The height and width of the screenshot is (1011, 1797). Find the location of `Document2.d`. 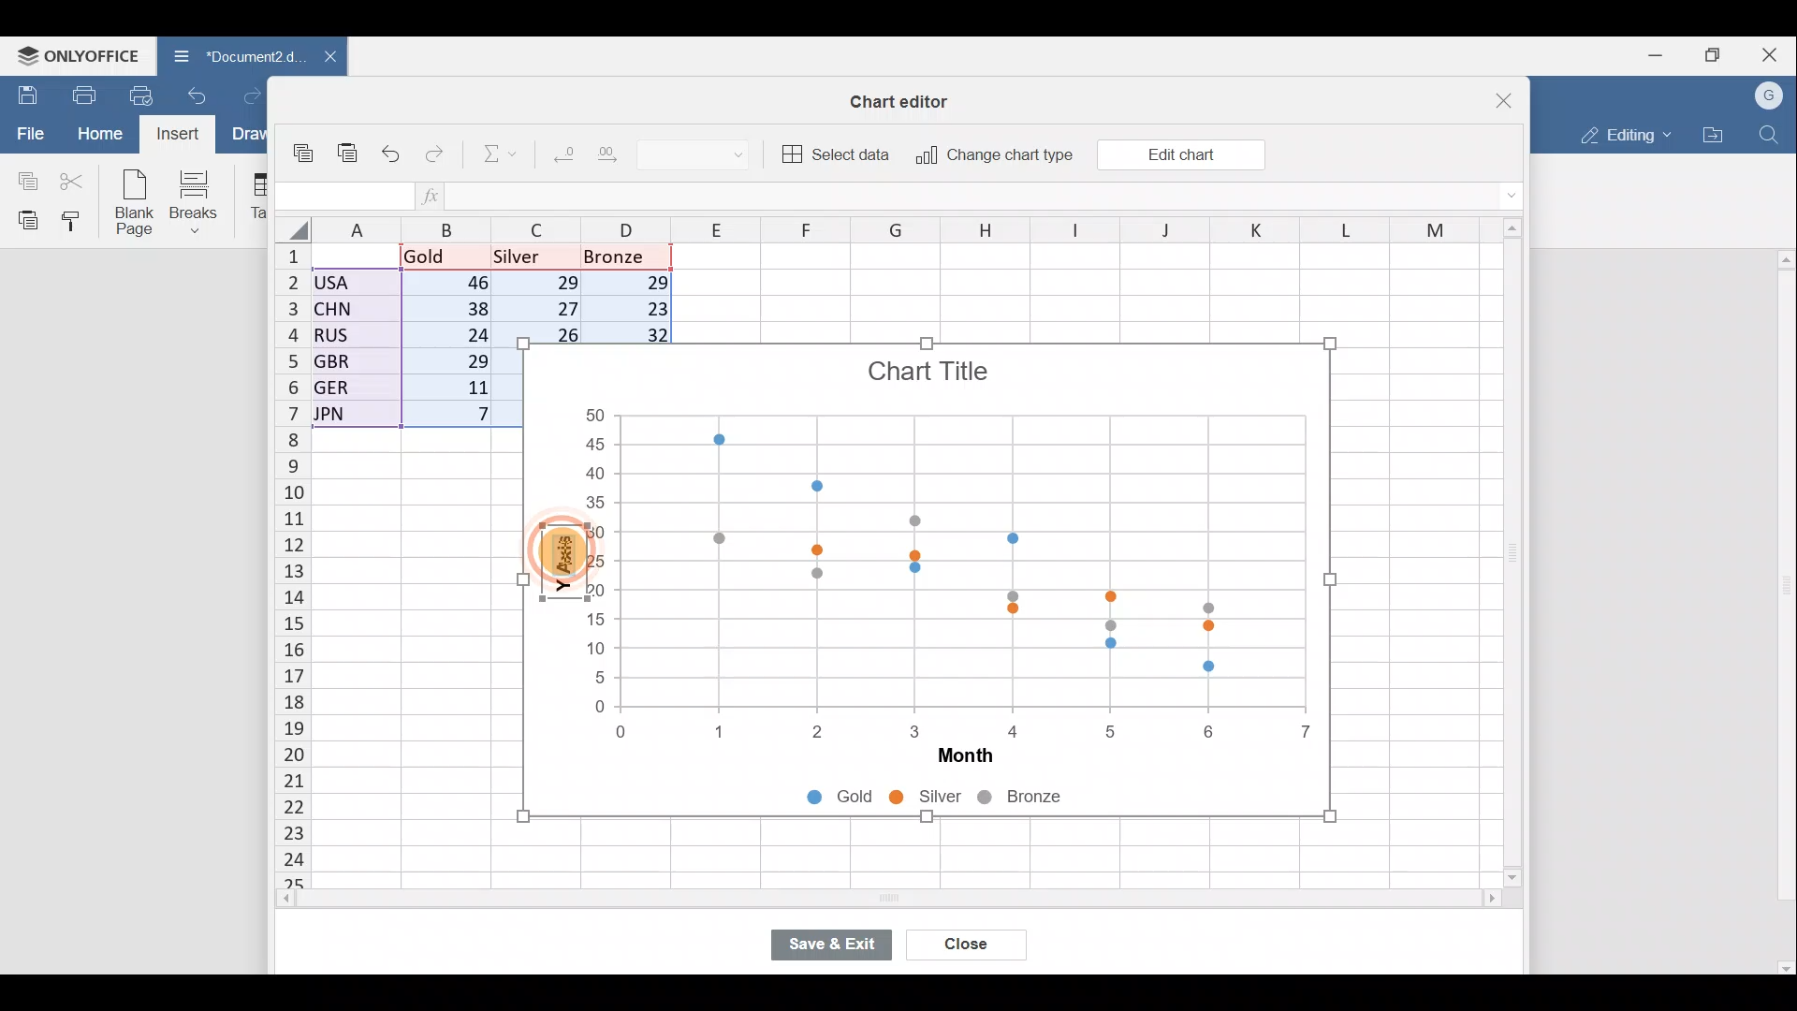

Document2.d is located at coordinates (229, 55).